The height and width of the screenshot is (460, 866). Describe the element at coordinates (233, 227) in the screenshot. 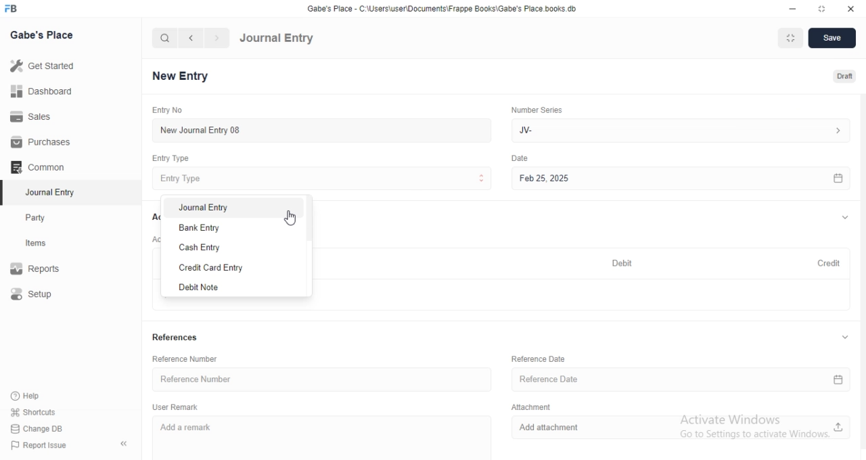

I see `Bank Entry` at that location.